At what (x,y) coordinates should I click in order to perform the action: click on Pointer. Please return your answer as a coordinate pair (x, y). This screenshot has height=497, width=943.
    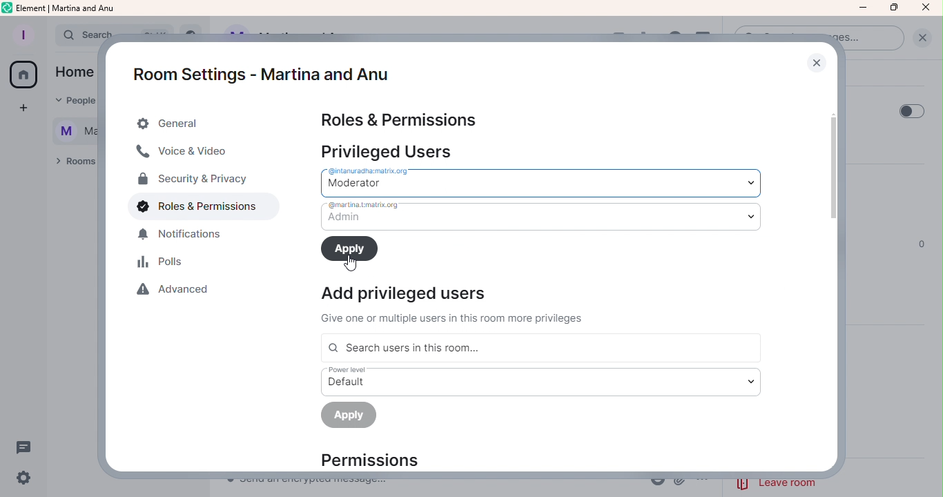
    Looking at the image, I should click on (349, 264).